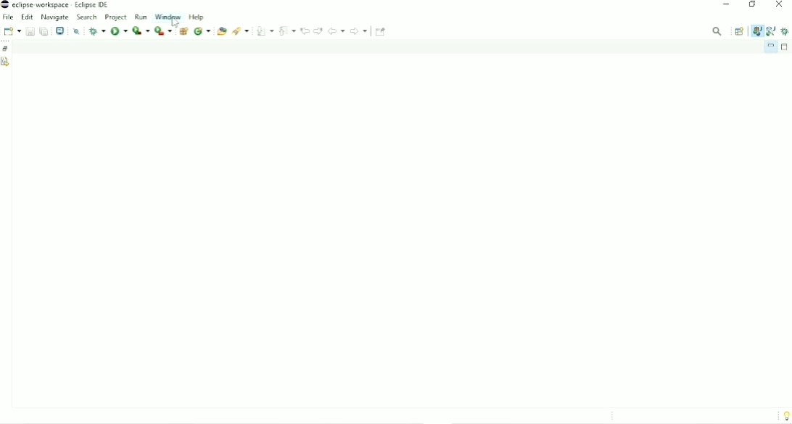 The height and width of the screenshot is (424, 792). Describe the element at coordinates (717, 30) in the screenshot. I see `Access commands and other items` at that location.